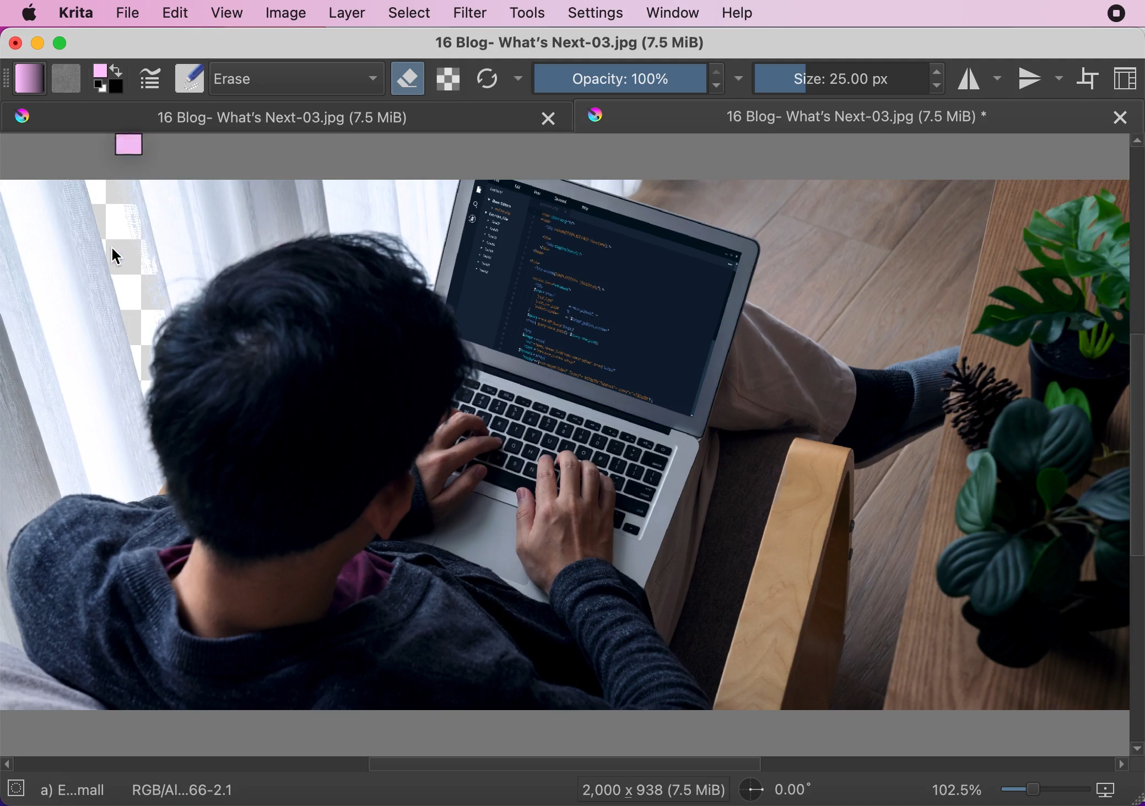 The image size is (1145, 806). What do you see at coordinates (228, 12) in the screenshot?
I see `view` at bounding box center [228, 12].